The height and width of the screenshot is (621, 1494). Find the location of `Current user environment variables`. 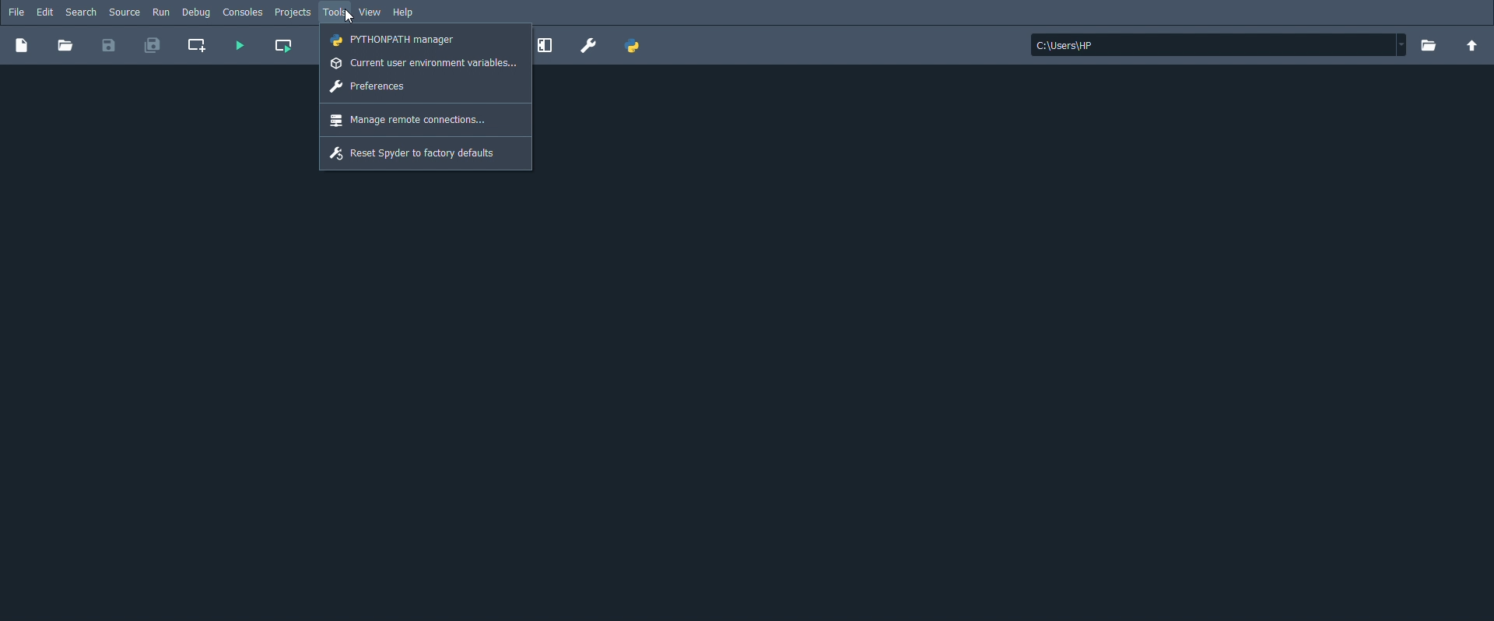

Current user environment variables is located at coordinates (424, 64).